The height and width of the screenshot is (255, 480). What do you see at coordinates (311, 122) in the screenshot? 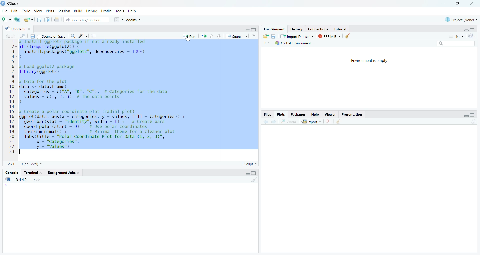
I see ` Export ` at bounding box center [311, 122].